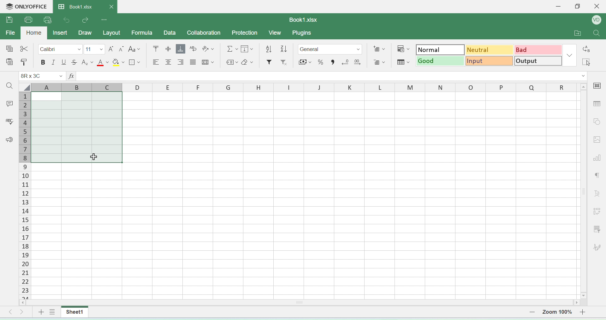 The height and width of the screenshot is (320, 606). Describe the element at coordinates (584, 189) in the screenshot. I see `scroll bar` at that location.